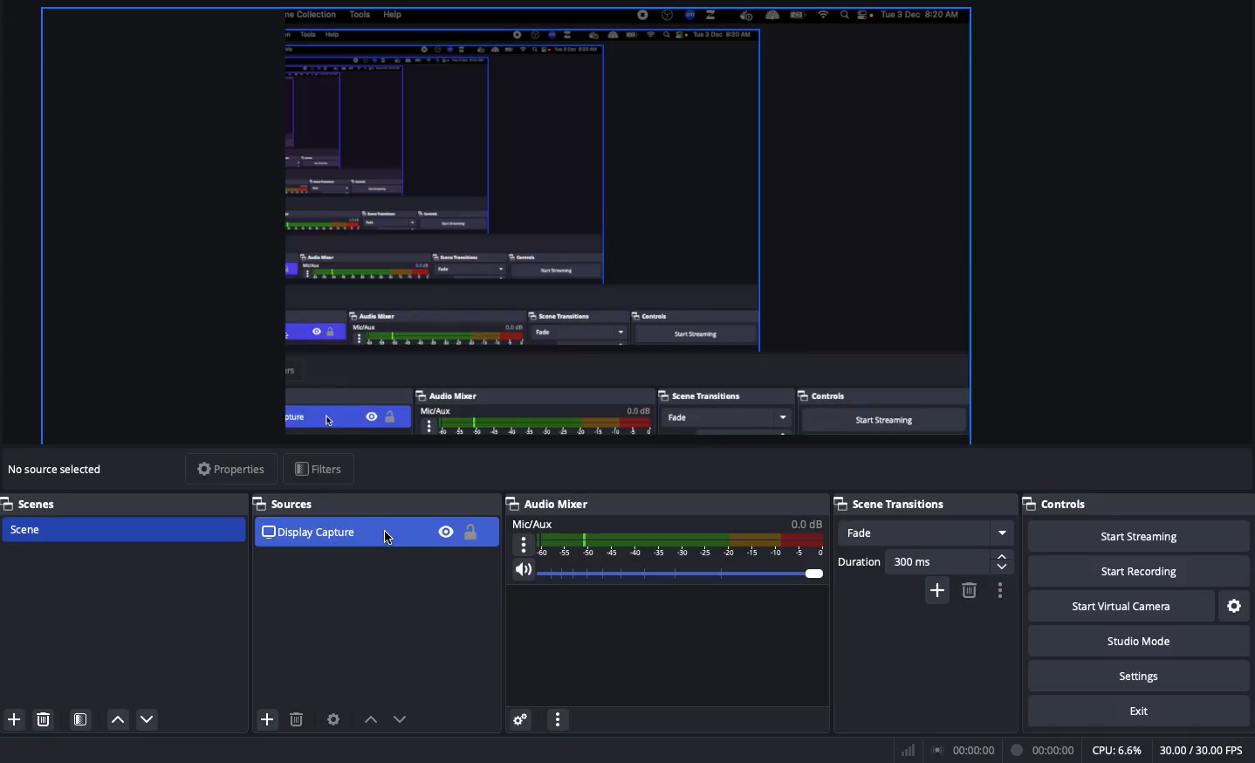 This screenshot has height=763, width=1255. Describe the element at coordinates (892, 505) in the screenshot. I see `Scene transitions` at that location.